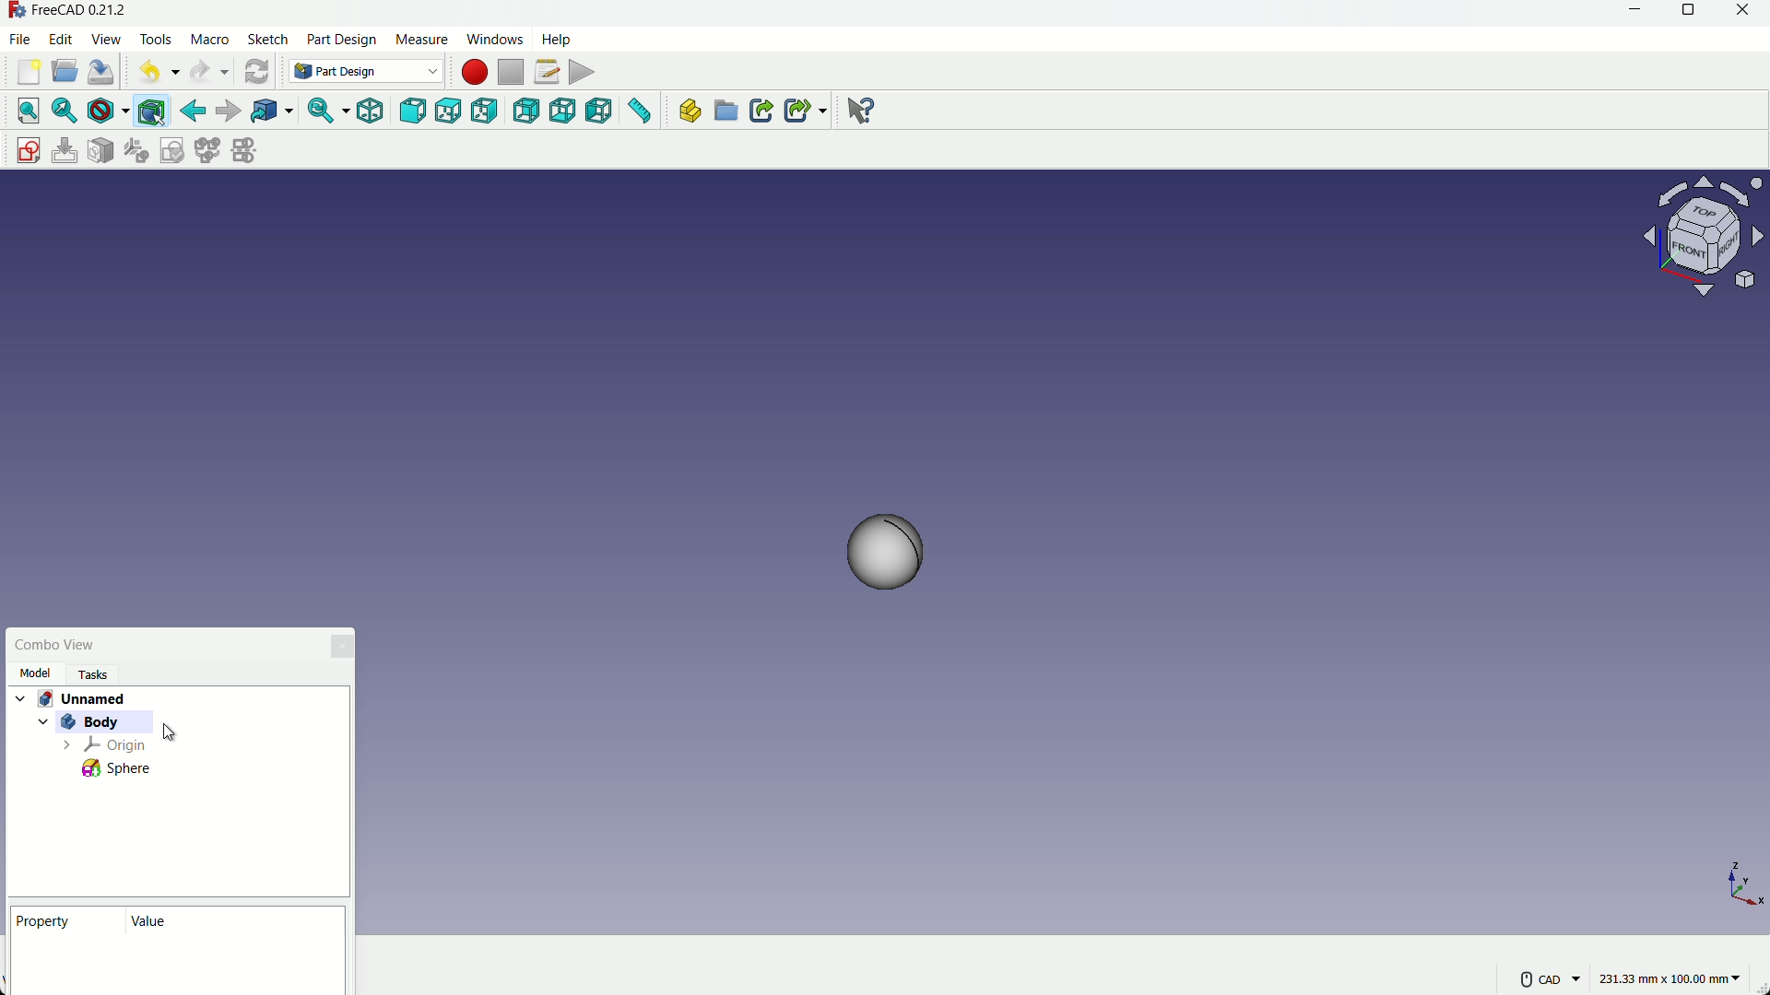 The image size is (1770, 995). What do you see at coordinates (806, 111) in the screenshot?
I see `create sub link` at bounding box center [806, 111].